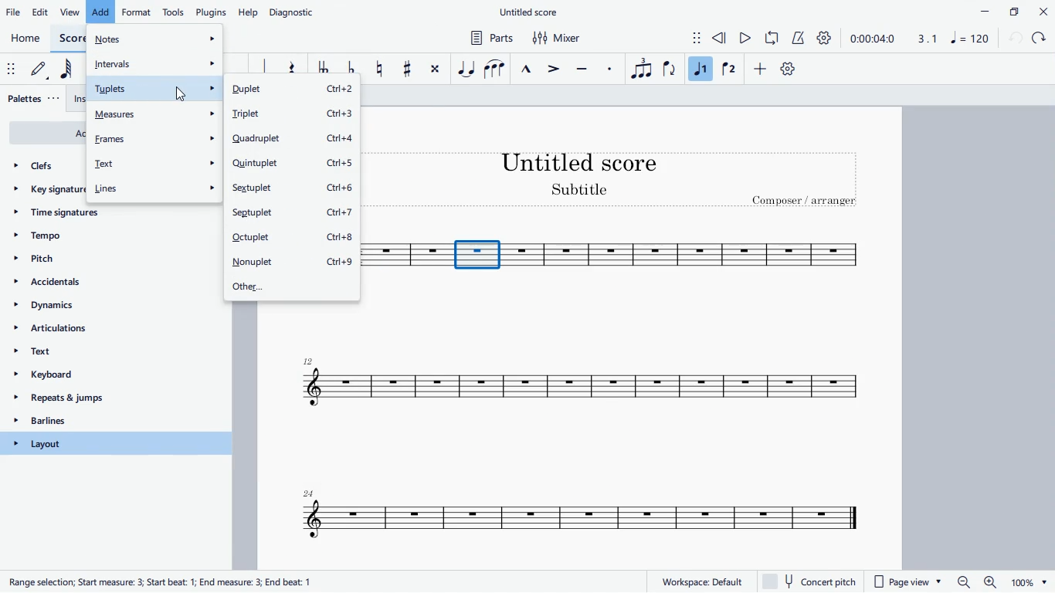 The width and height of the screenshot is (1055, 593). I want to click on selected note, so click(477, 254).